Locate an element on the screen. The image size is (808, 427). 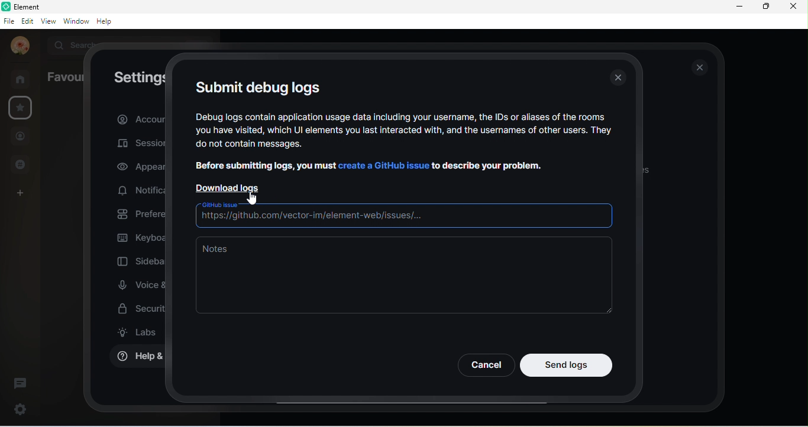
window is located at coordinates (75, 21).